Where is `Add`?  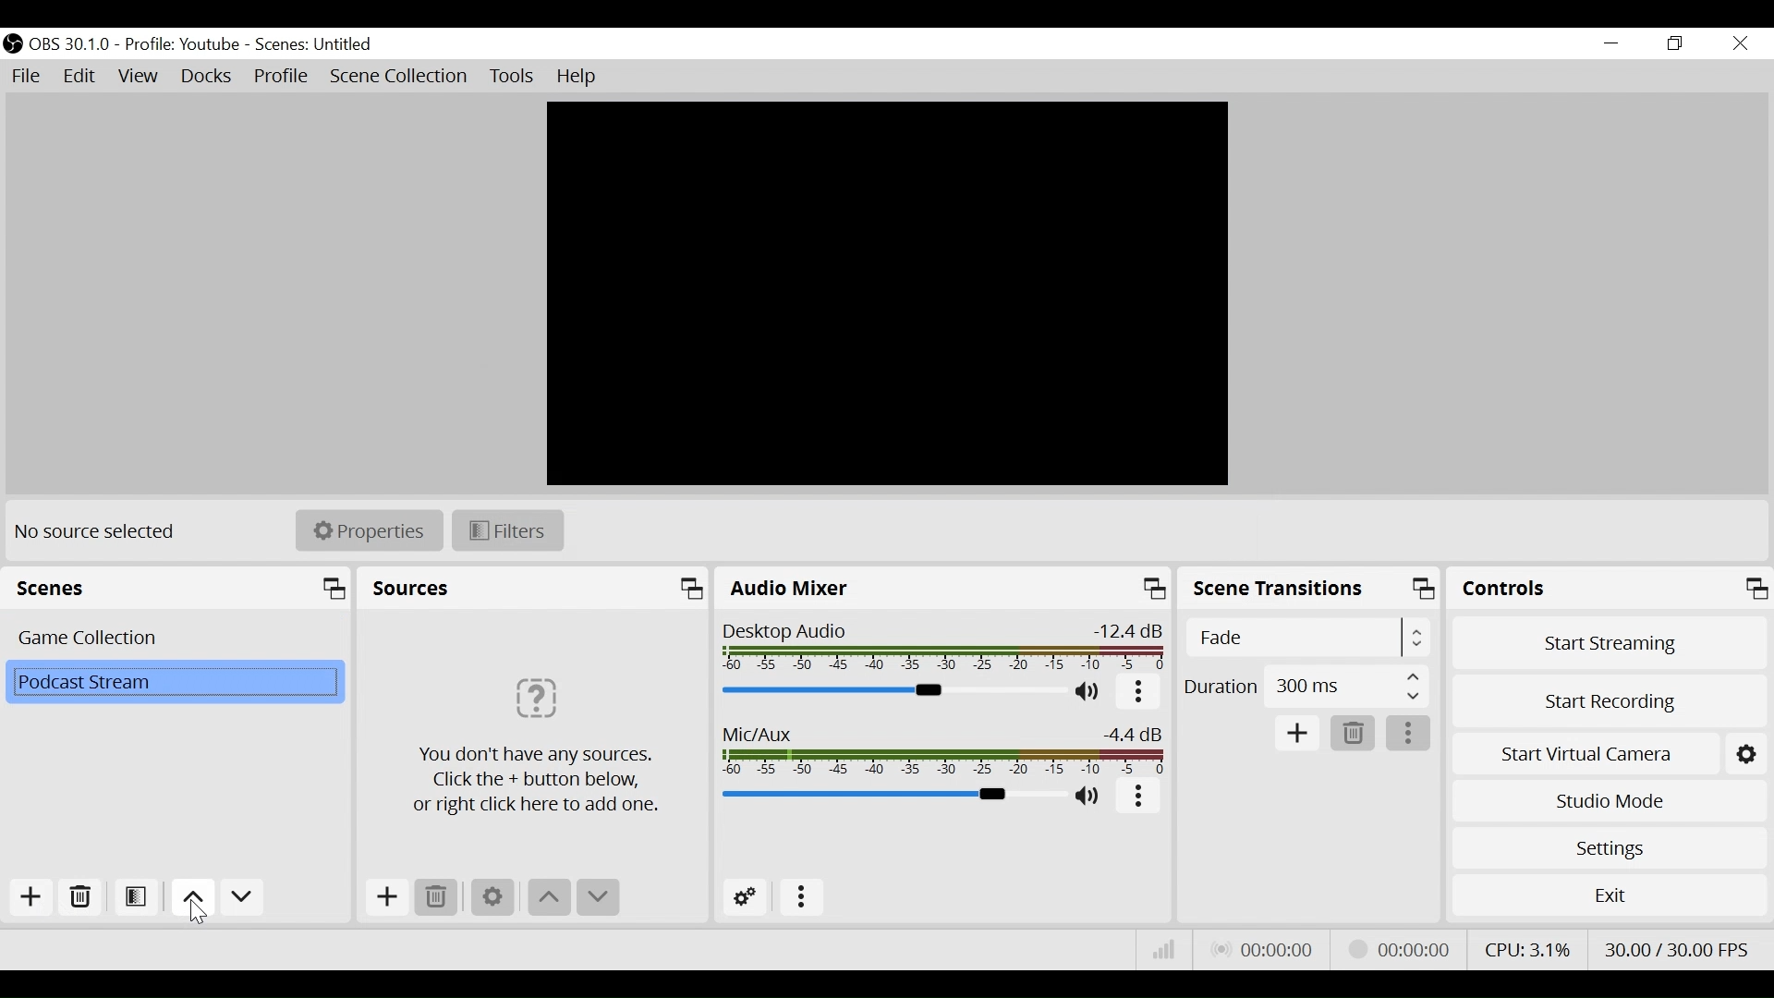 Add is located at coordinates (383, 896).